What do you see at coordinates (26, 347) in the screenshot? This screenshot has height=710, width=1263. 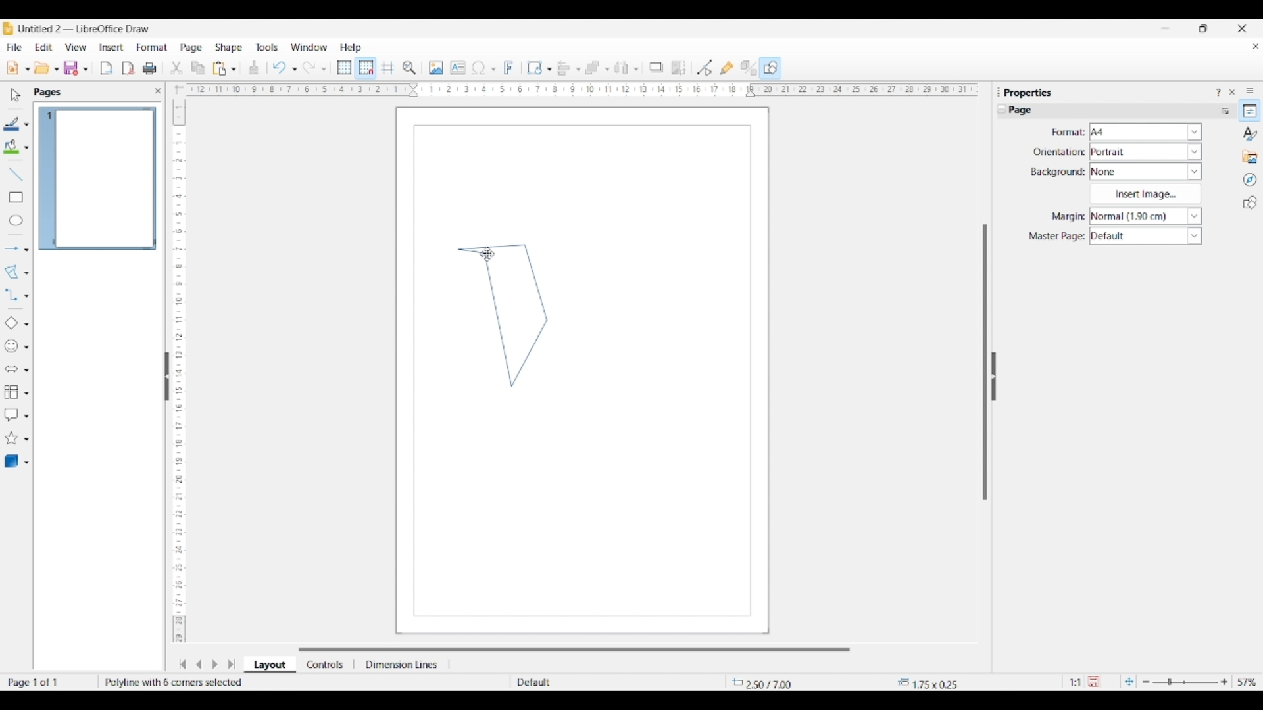 I see `Symbol shape options` at bounding box center [26, 347].